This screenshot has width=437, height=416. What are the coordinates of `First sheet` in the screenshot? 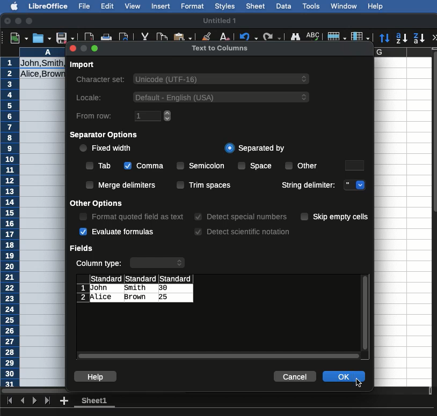 It's located at (11, 400).